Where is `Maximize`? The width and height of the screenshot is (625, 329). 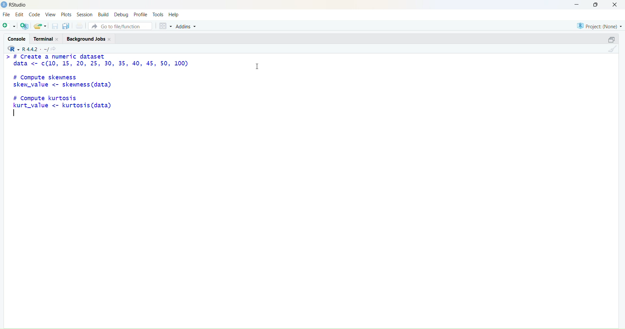
Maximize is located at coordinates (595, 6).